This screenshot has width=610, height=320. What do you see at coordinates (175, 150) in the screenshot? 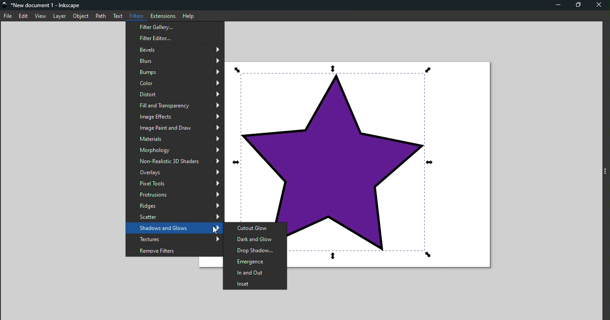
I see `Morphology` at bounding box center [175, 150].